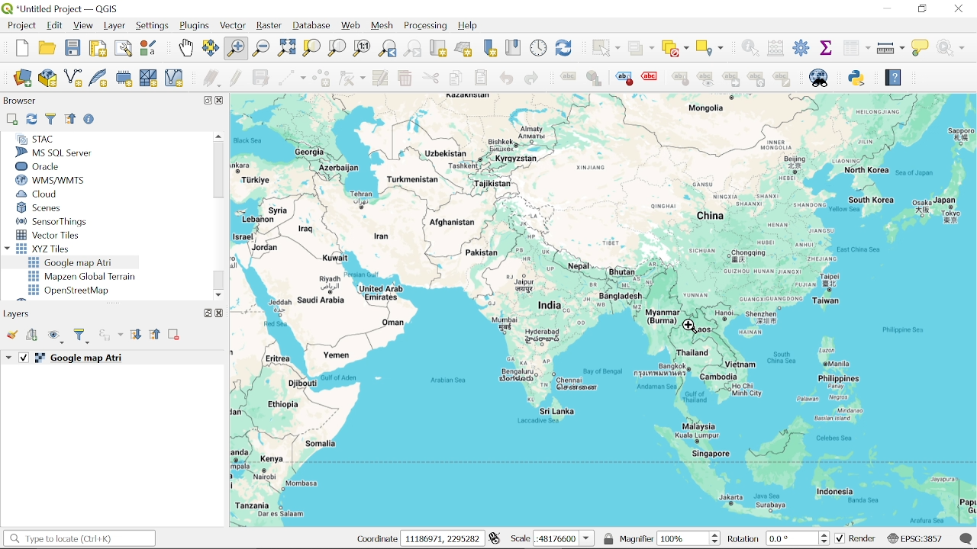 The height and width of the screenshot is (549, 977). Describe the element at coordinates (652, 77) in the screenshot. I see `Toggle display` at that location.